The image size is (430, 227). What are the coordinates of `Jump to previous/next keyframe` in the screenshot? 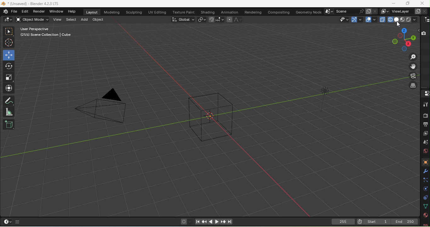 It's located at (204, 222).